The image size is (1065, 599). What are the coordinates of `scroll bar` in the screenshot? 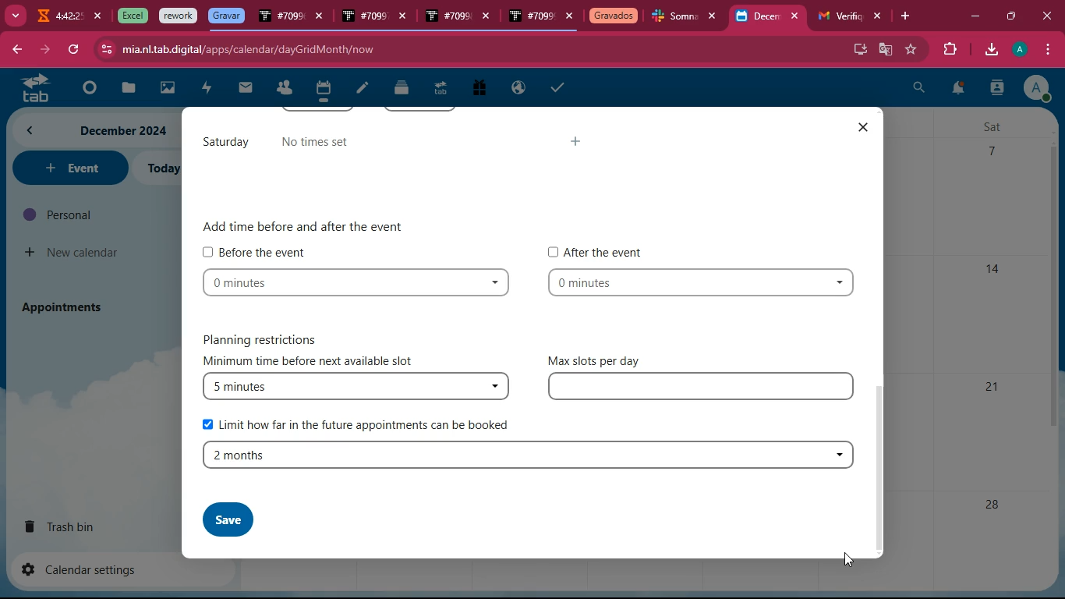 It's located at (880, 187).